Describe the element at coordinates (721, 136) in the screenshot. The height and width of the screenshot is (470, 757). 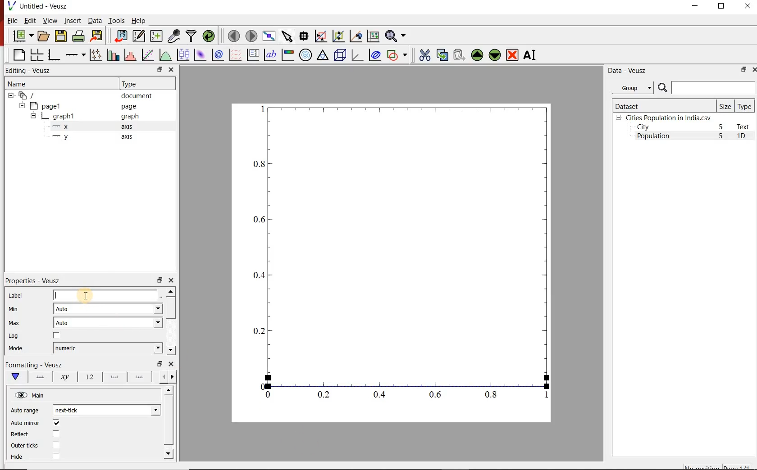
I see `5` at that location.